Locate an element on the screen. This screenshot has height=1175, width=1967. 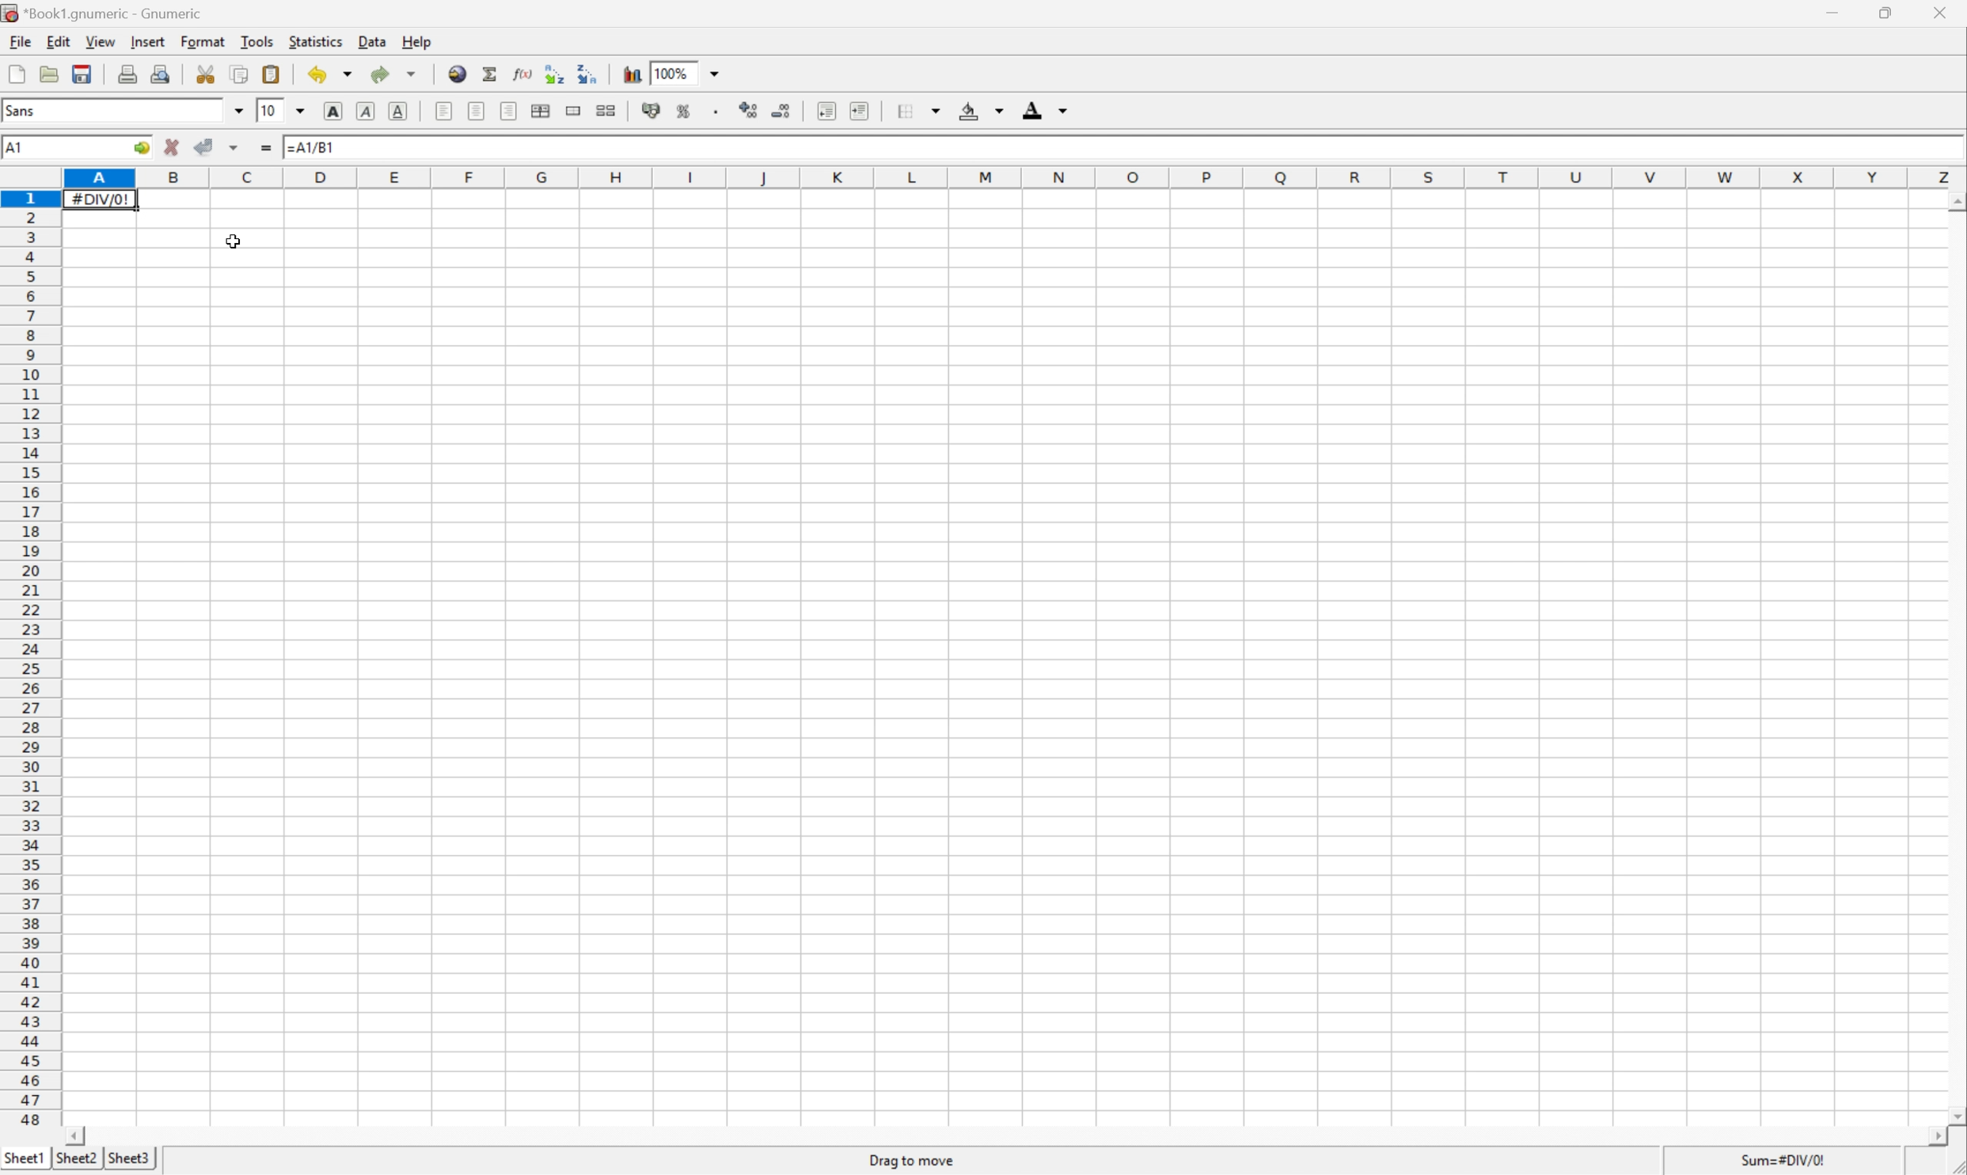
Increase the indent, and align the contents to left is located at coordinates (863, 112).